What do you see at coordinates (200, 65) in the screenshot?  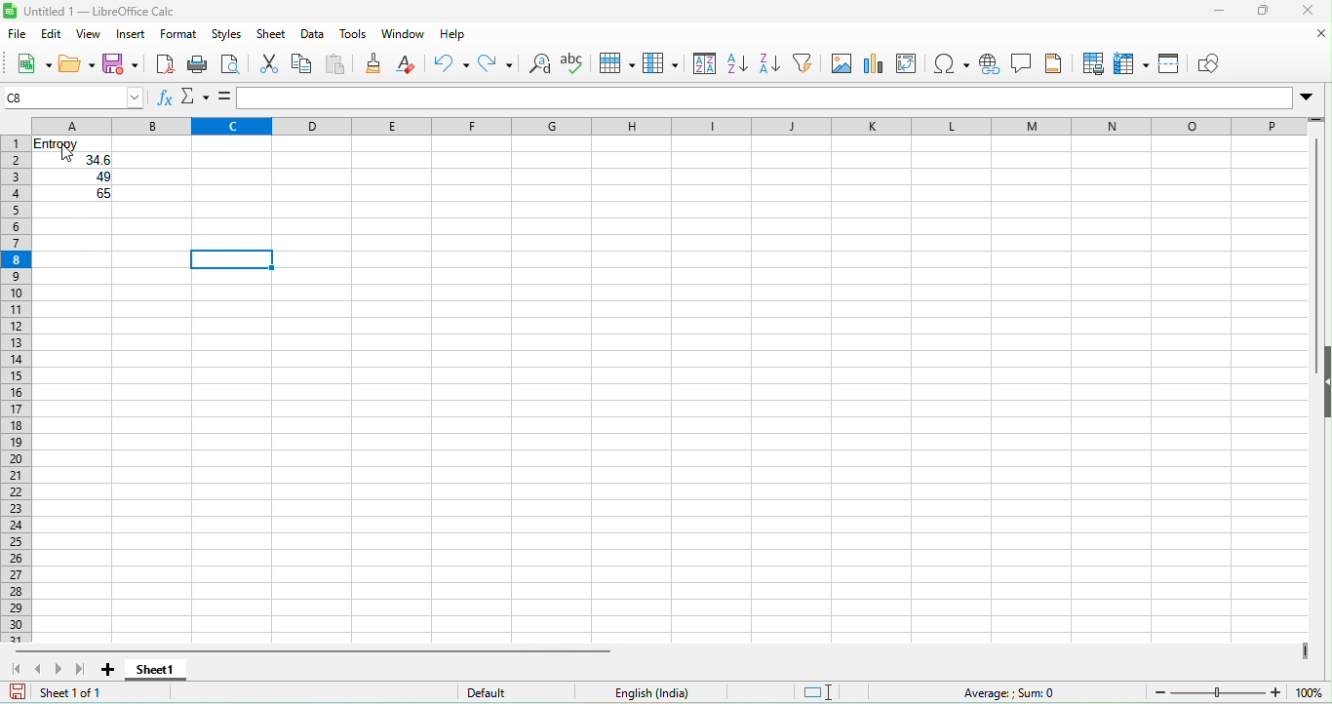 I see `print` at bounding box center [200, 65].